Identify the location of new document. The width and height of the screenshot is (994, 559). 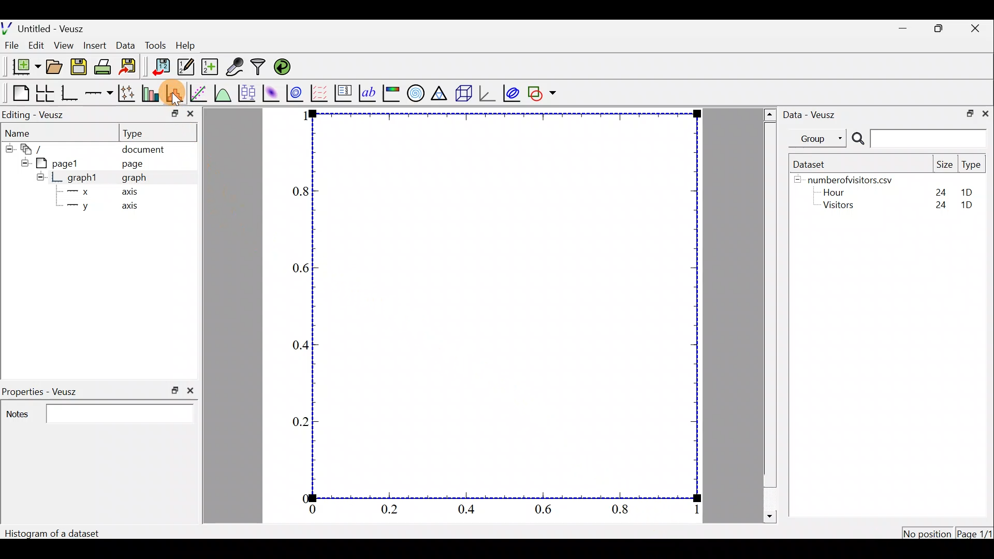
(24, 67).